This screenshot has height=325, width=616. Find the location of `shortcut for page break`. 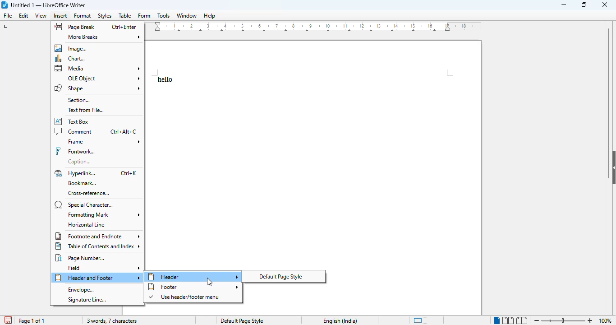

shortcut for page break is located at coordinates (125, 27).